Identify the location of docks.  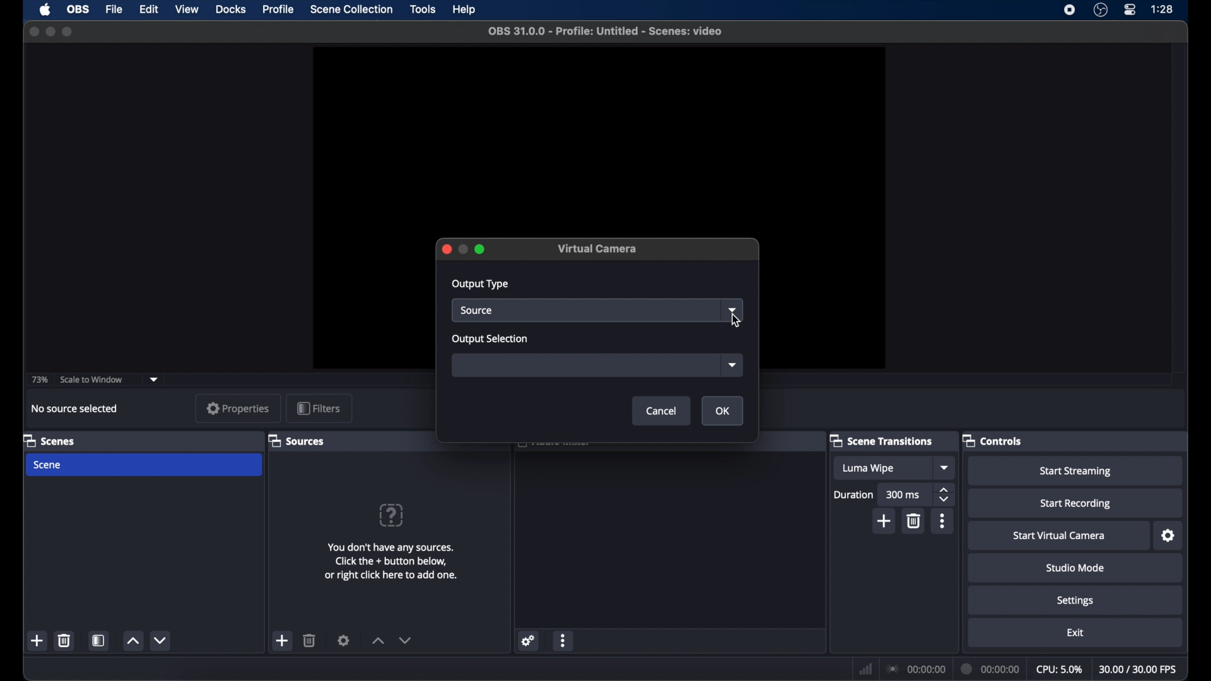
(231, 10).